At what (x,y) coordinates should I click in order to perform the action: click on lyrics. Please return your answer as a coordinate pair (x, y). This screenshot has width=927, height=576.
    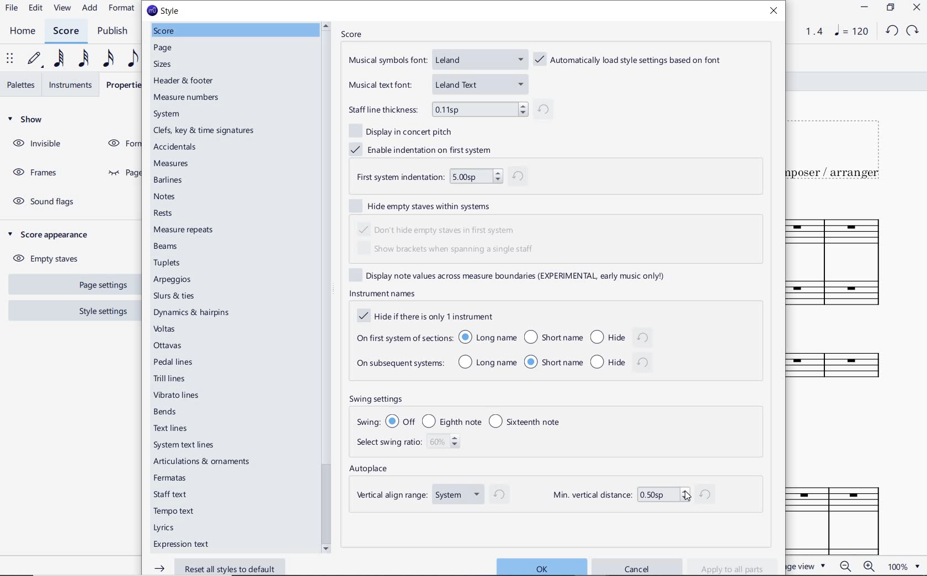
    Looking at the image, I should click on (165, 528).